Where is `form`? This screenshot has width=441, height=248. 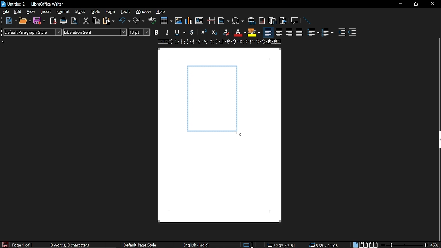 form is located at coordinates (111, 12).